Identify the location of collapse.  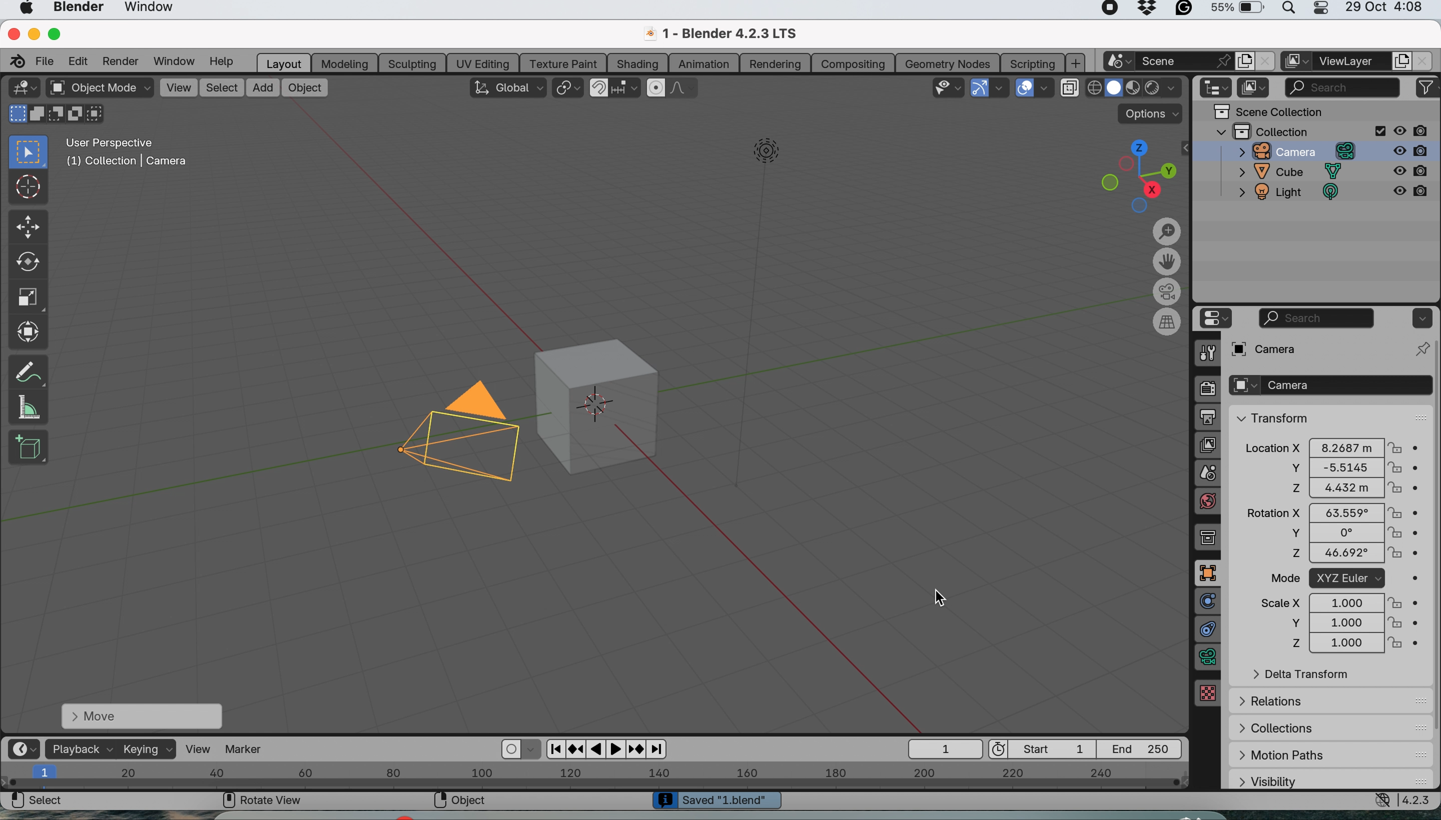
(1186, 148).